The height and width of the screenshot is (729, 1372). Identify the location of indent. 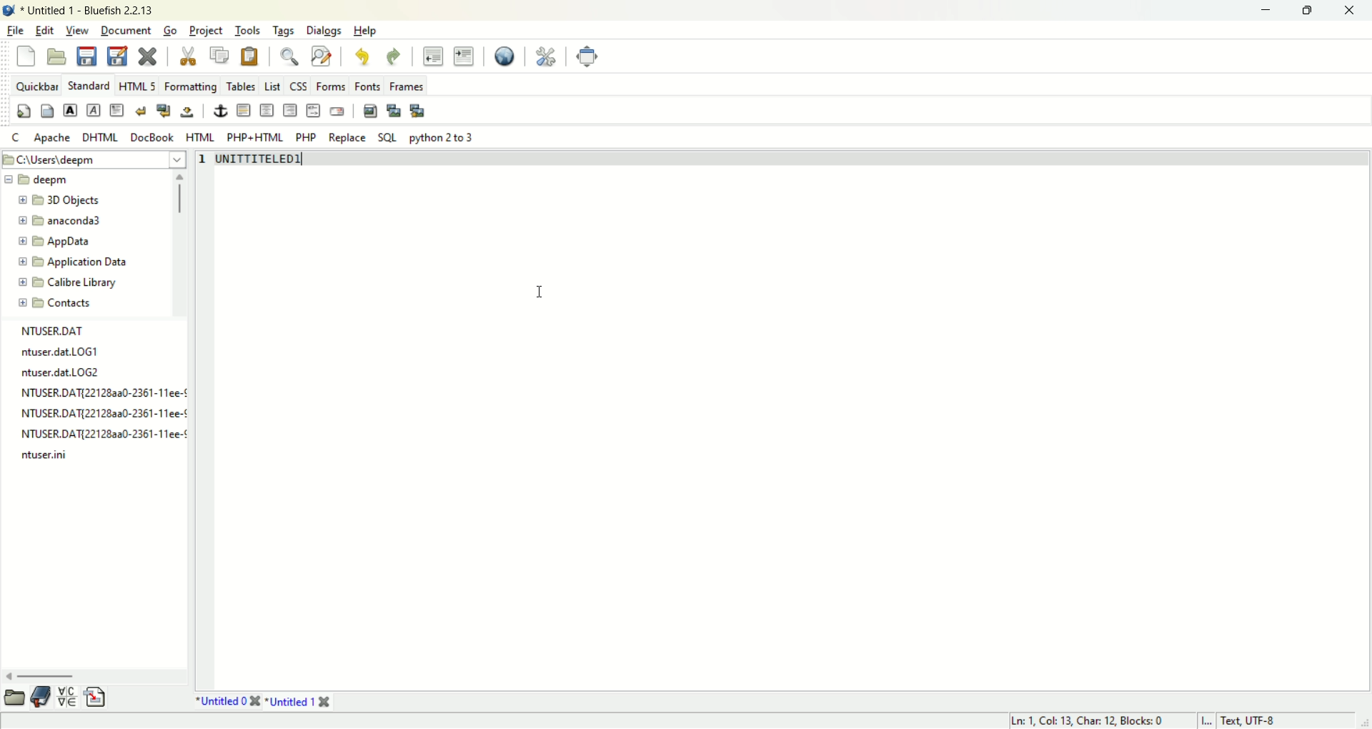
(467, 56).